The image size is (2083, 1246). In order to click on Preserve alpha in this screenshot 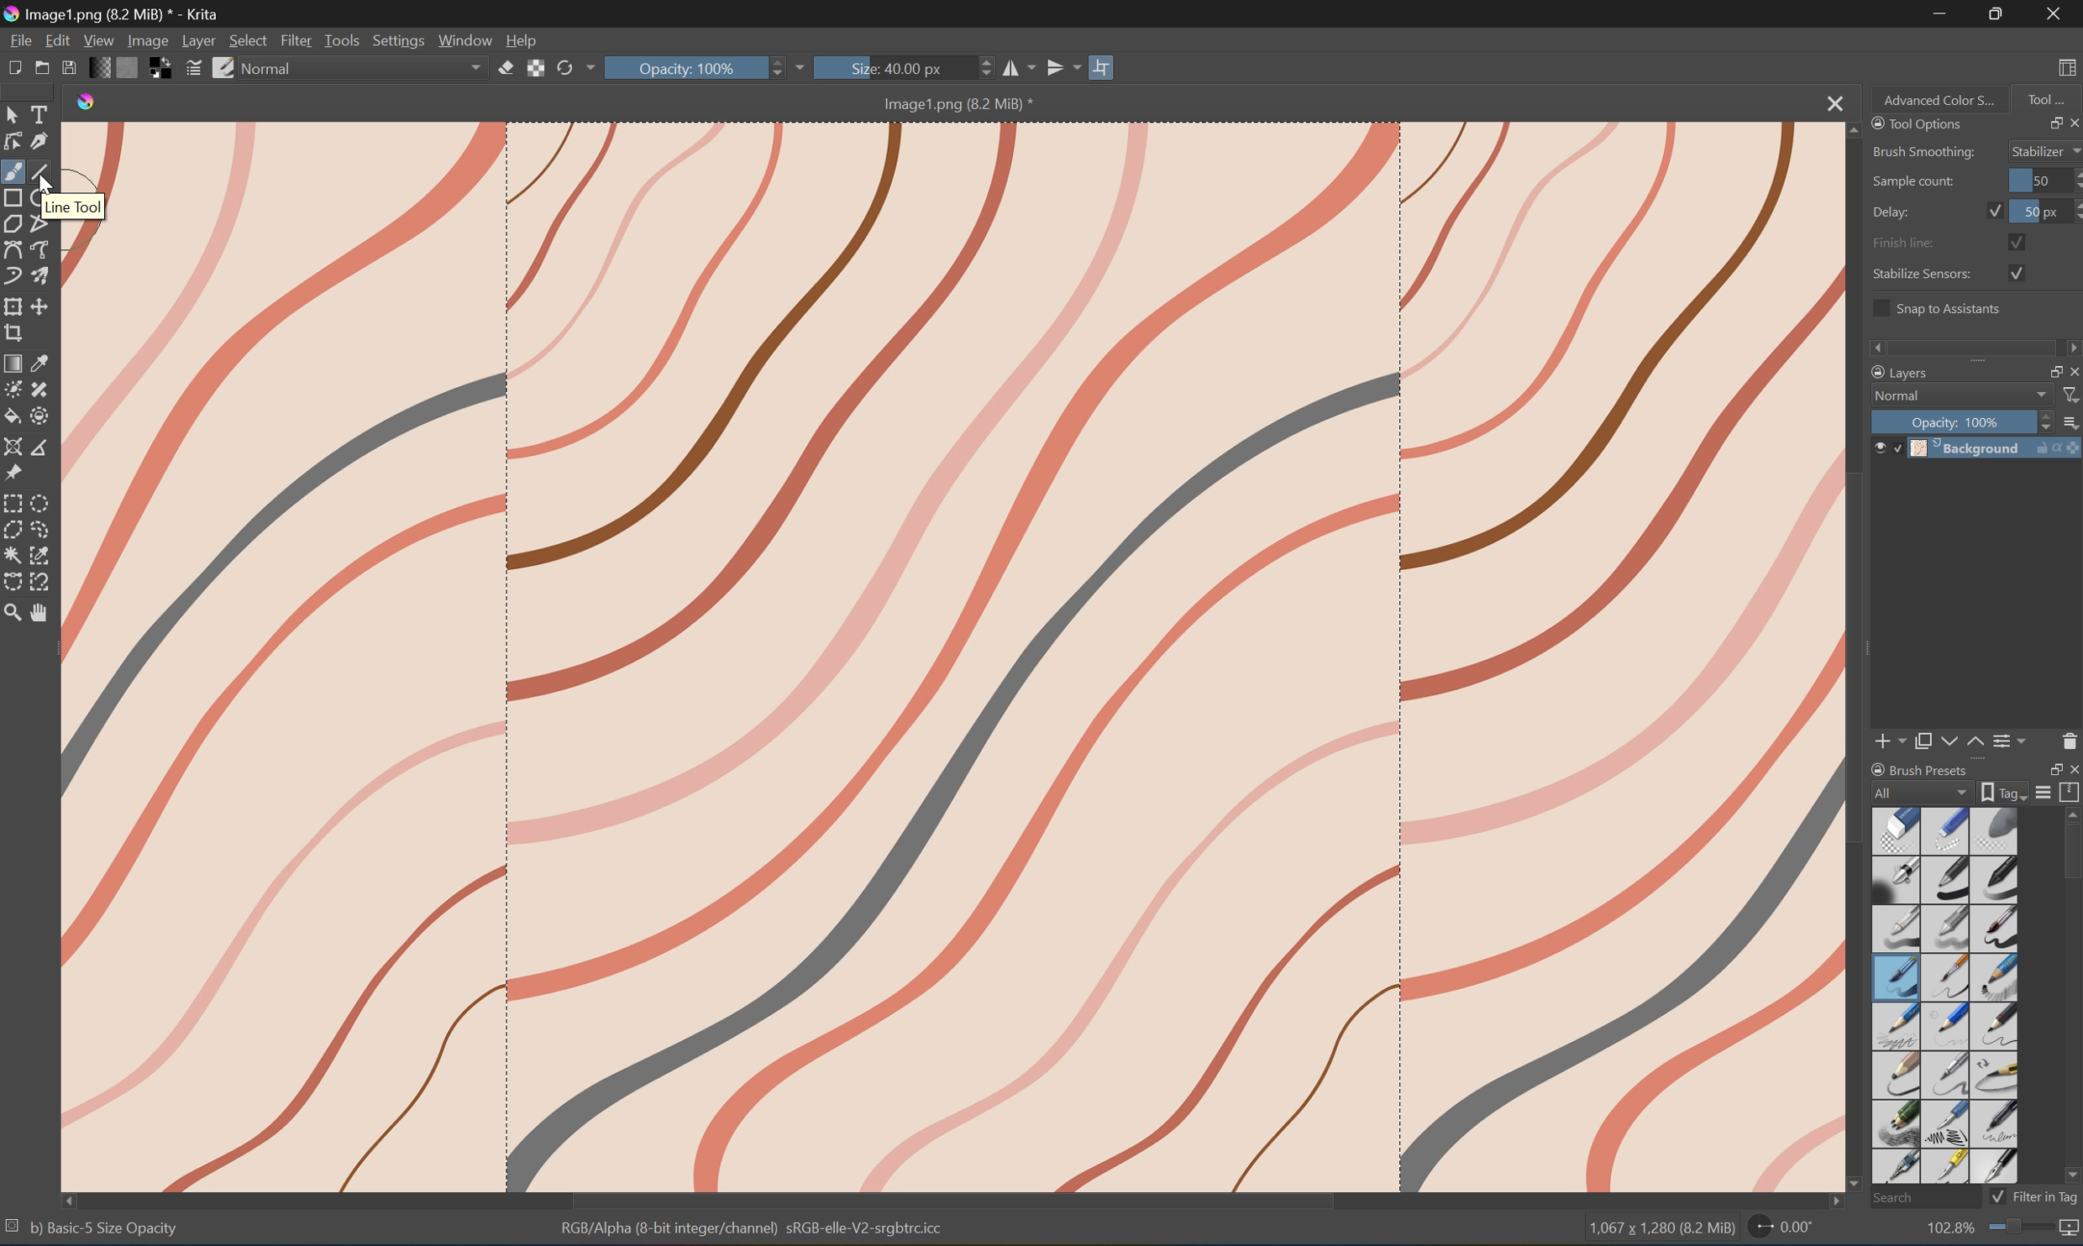, I will do `click(538, 71)`.